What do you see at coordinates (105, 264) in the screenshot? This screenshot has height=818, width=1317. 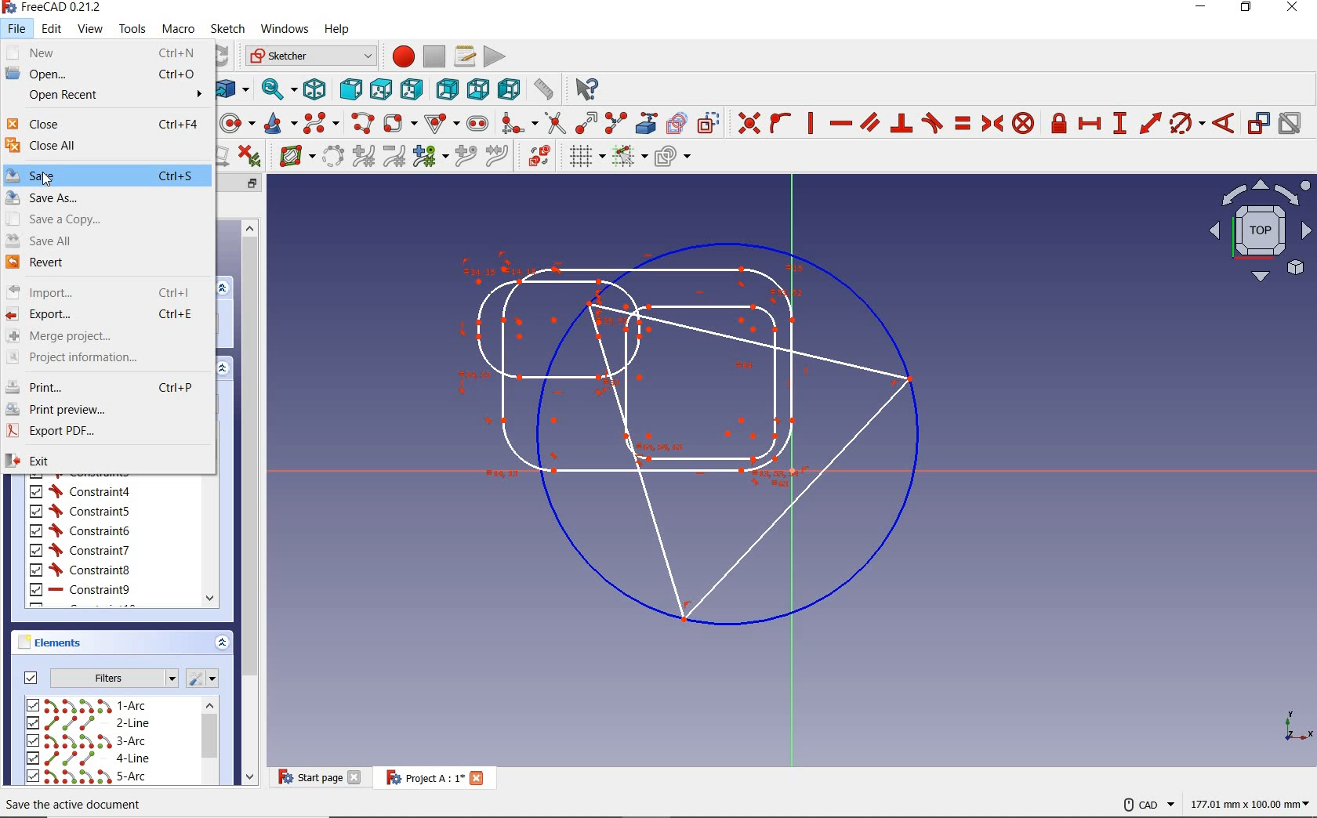 I see `revert` at bounding box center [105, 264].